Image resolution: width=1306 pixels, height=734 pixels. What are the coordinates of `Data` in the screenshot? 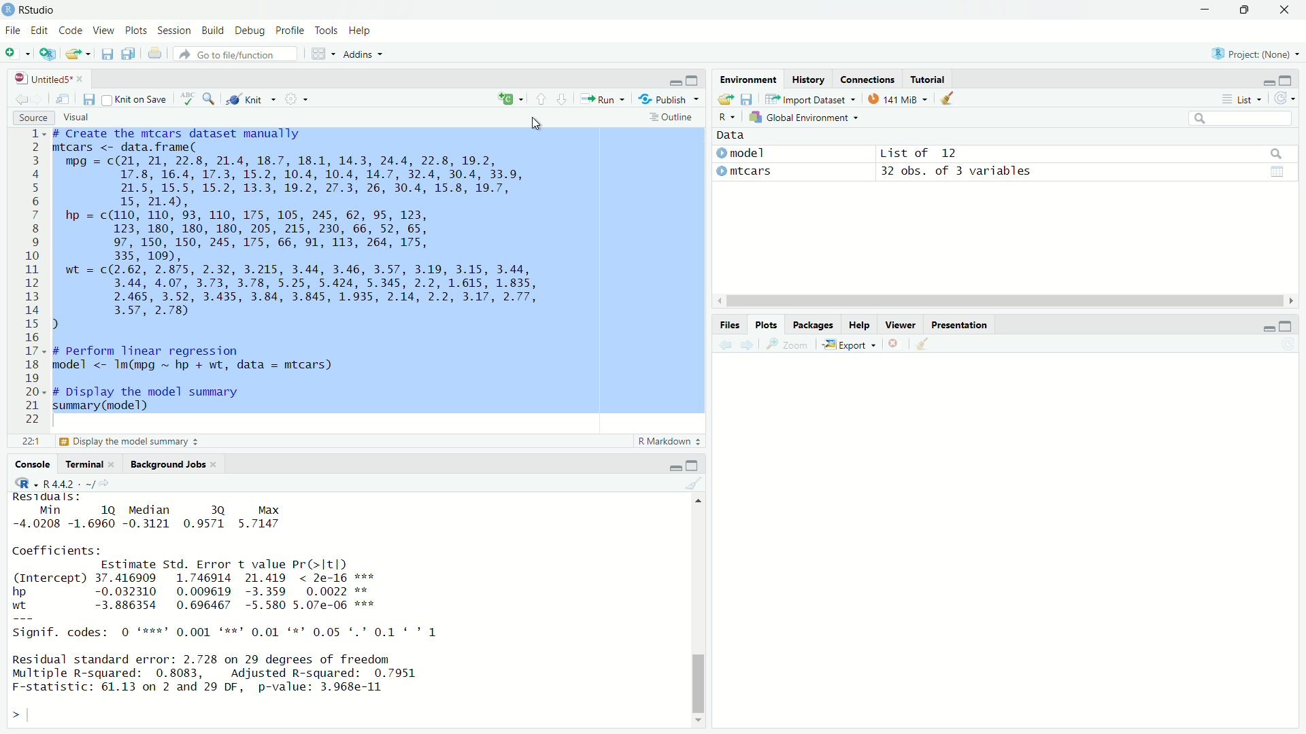 It's located at (732, 136).